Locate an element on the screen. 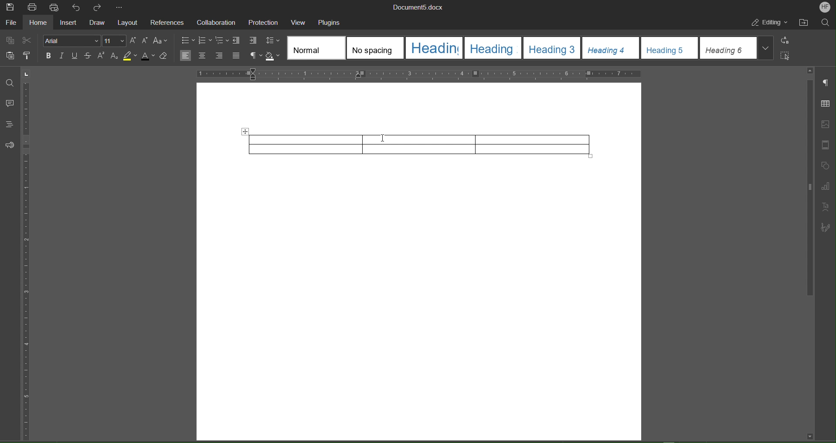 This screenshot has height=443, width=836. Shape Settings is located at coordinates (826, 166).